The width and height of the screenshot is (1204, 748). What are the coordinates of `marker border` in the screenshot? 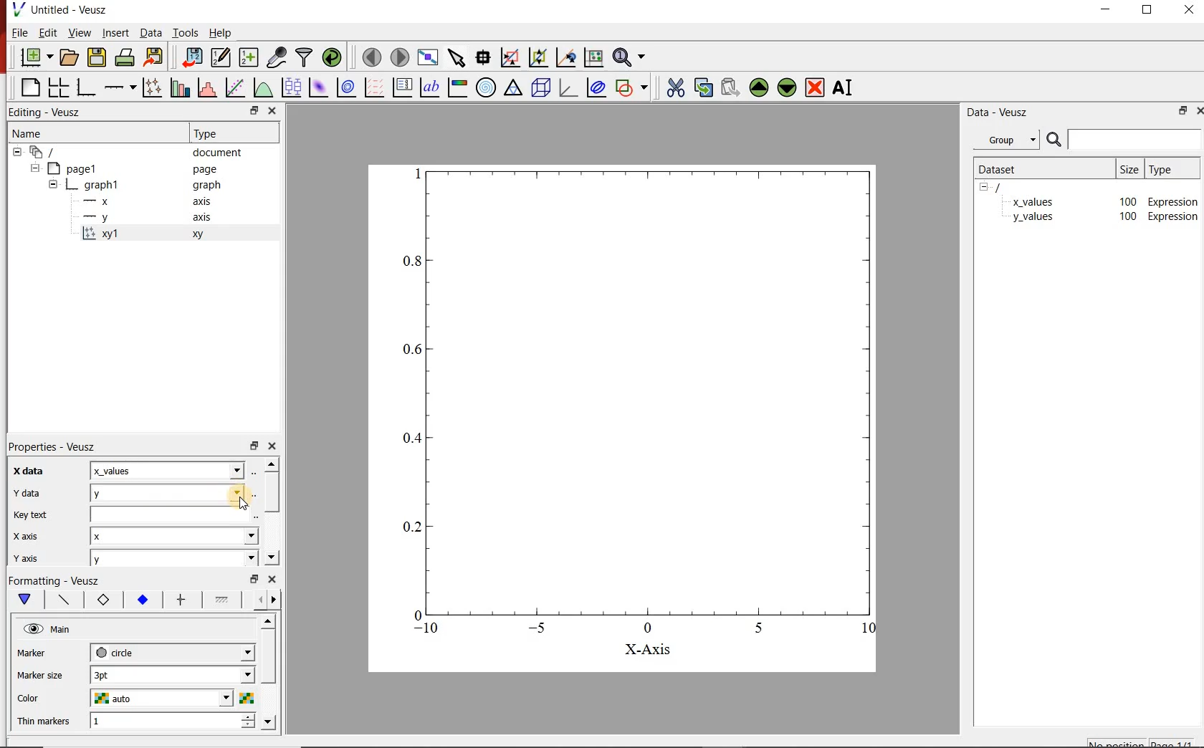 It's located at (102, 600).